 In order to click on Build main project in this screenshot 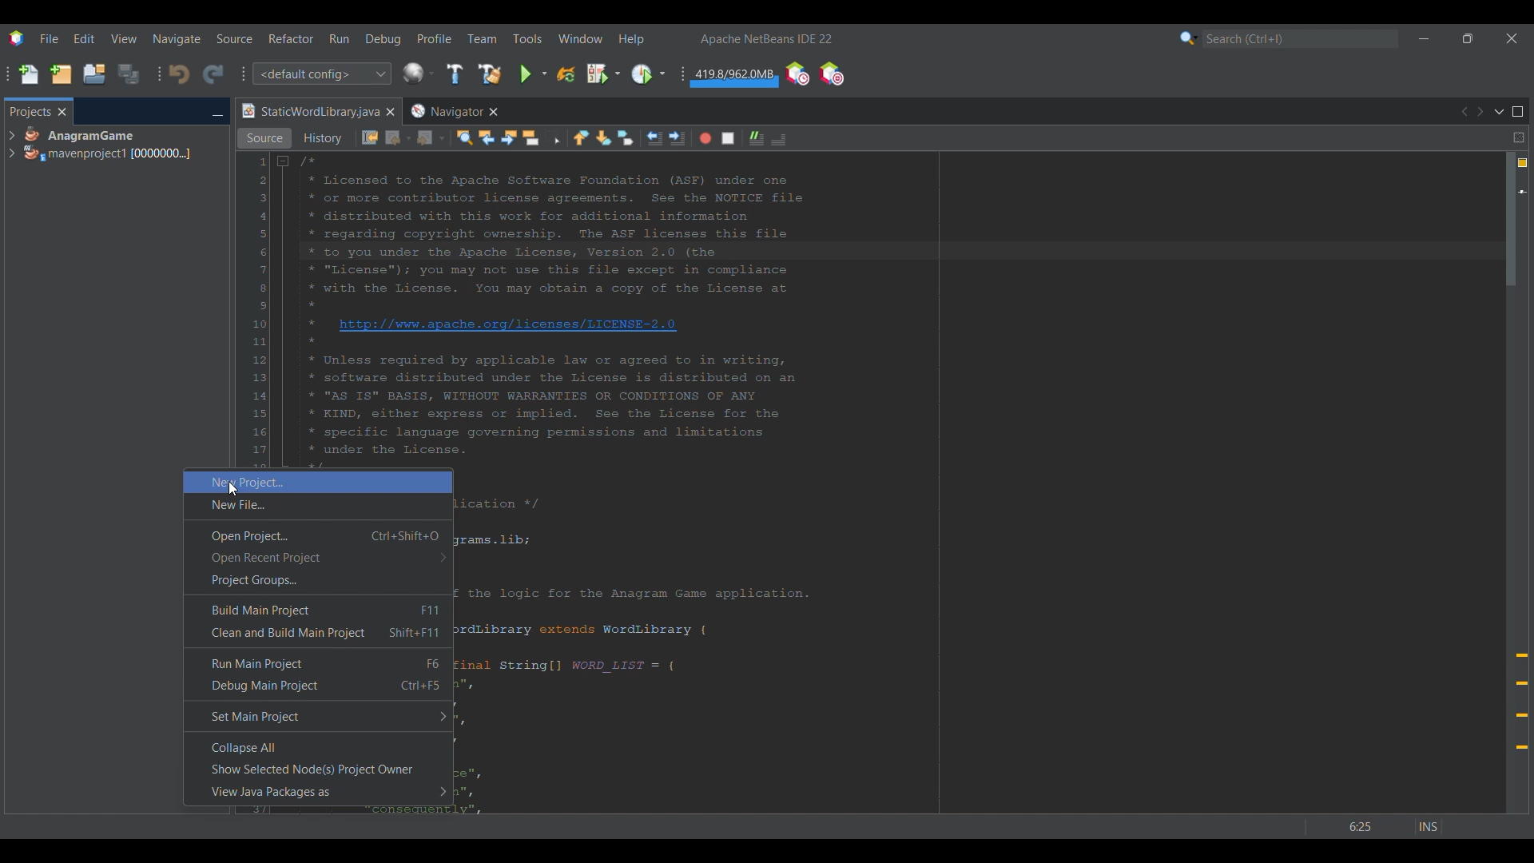, I will do `click(318, 609)`.